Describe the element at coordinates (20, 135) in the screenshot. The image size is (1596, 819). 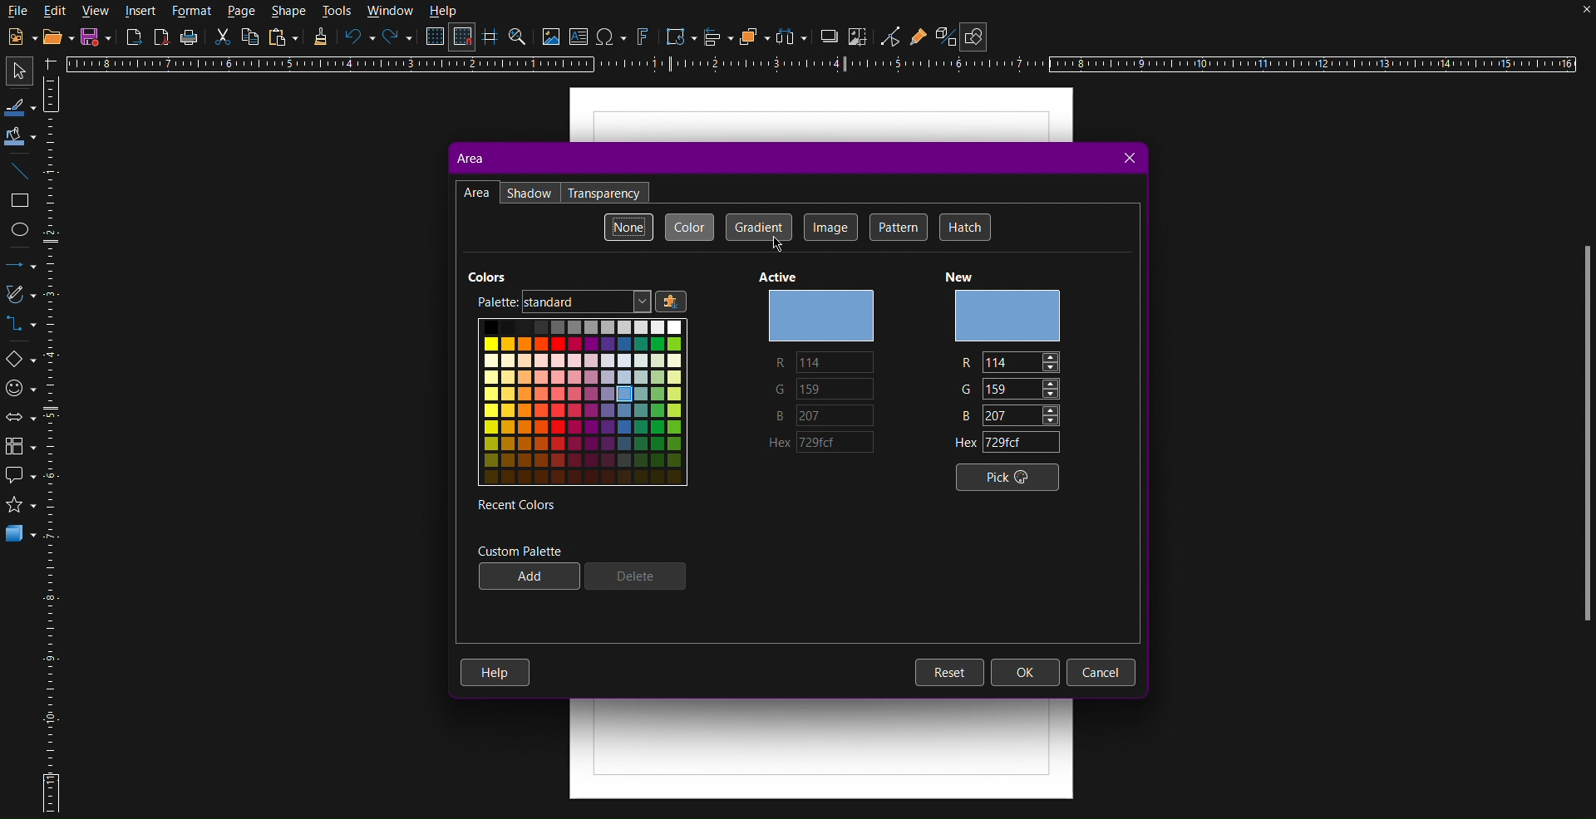
I see `Fill Color` at that location.